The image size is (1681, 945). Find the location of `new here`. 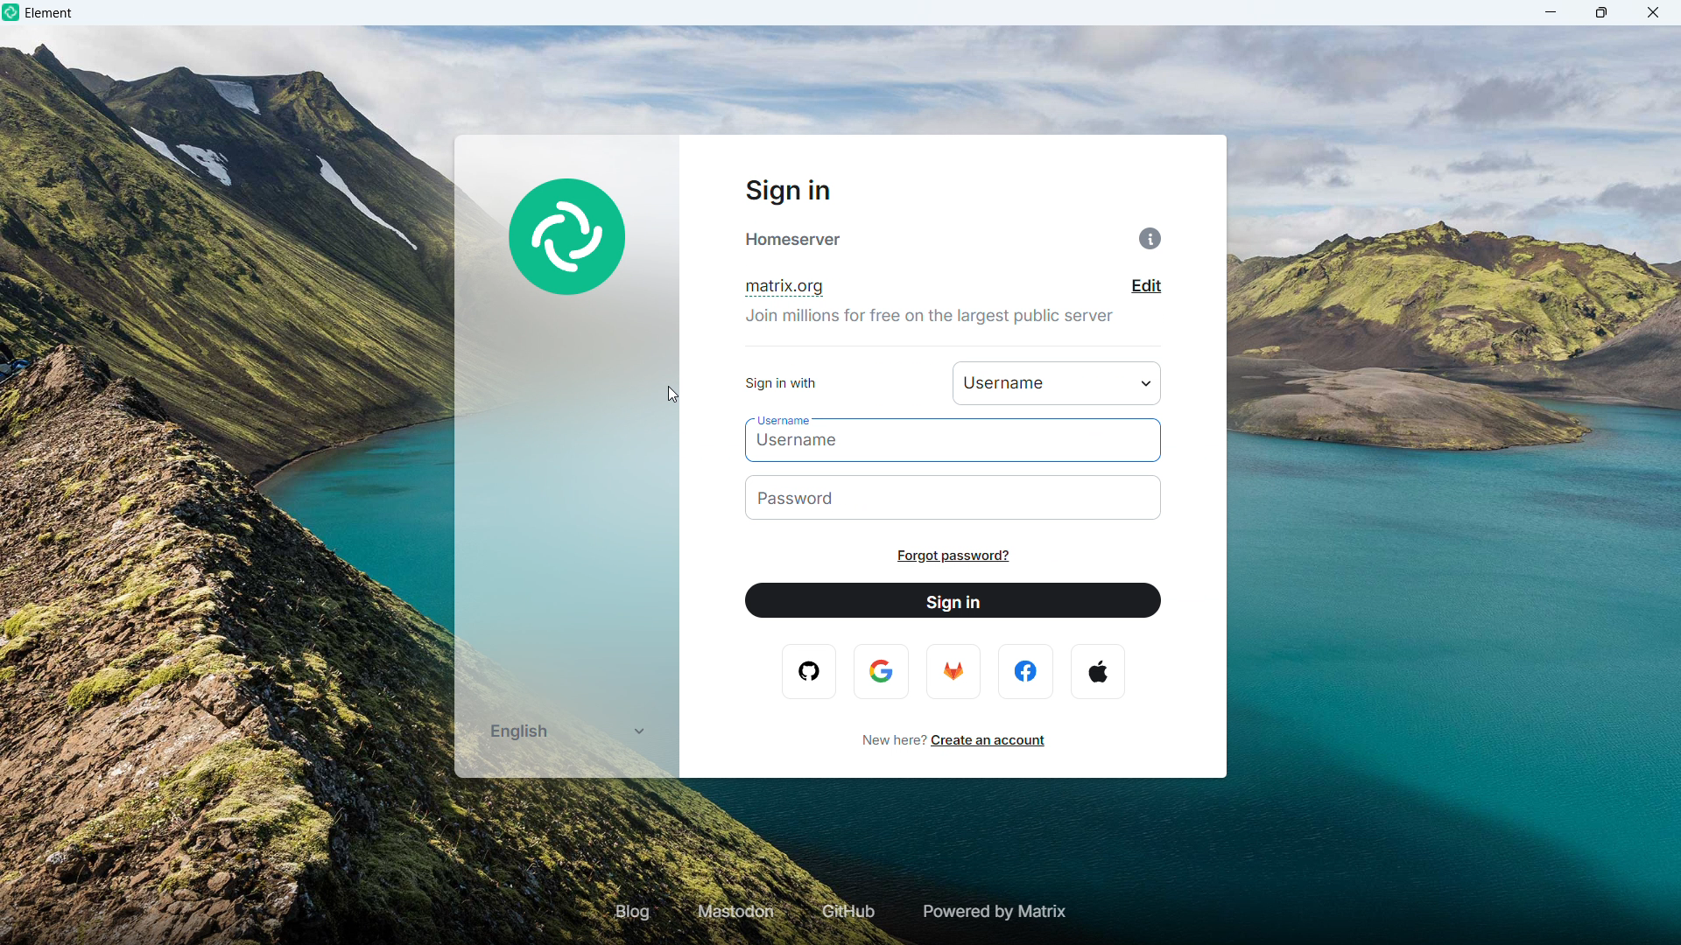

new here is located at coordinates (890, 739).